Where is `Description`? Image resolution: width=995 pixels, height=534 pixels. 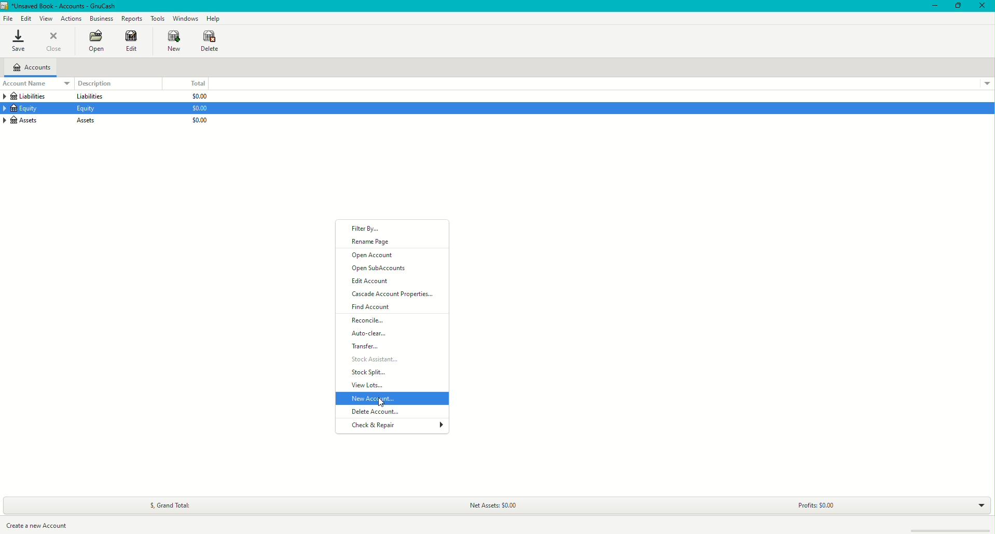 Description is located at coordinates (93, 83).